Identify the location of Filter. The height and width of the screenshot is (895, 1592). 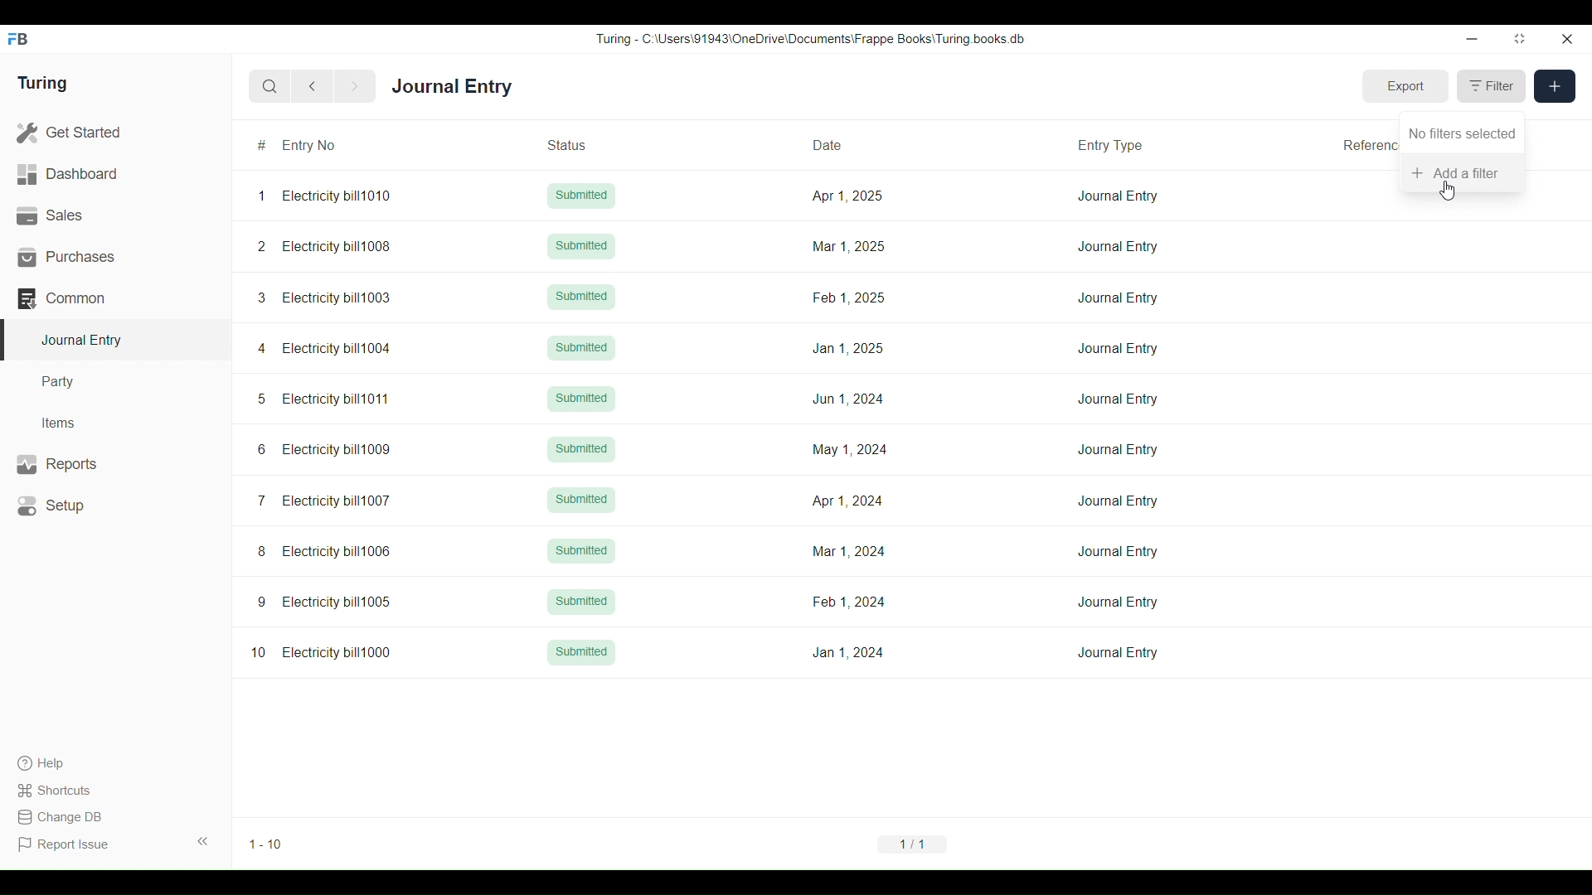
(1492, 86).